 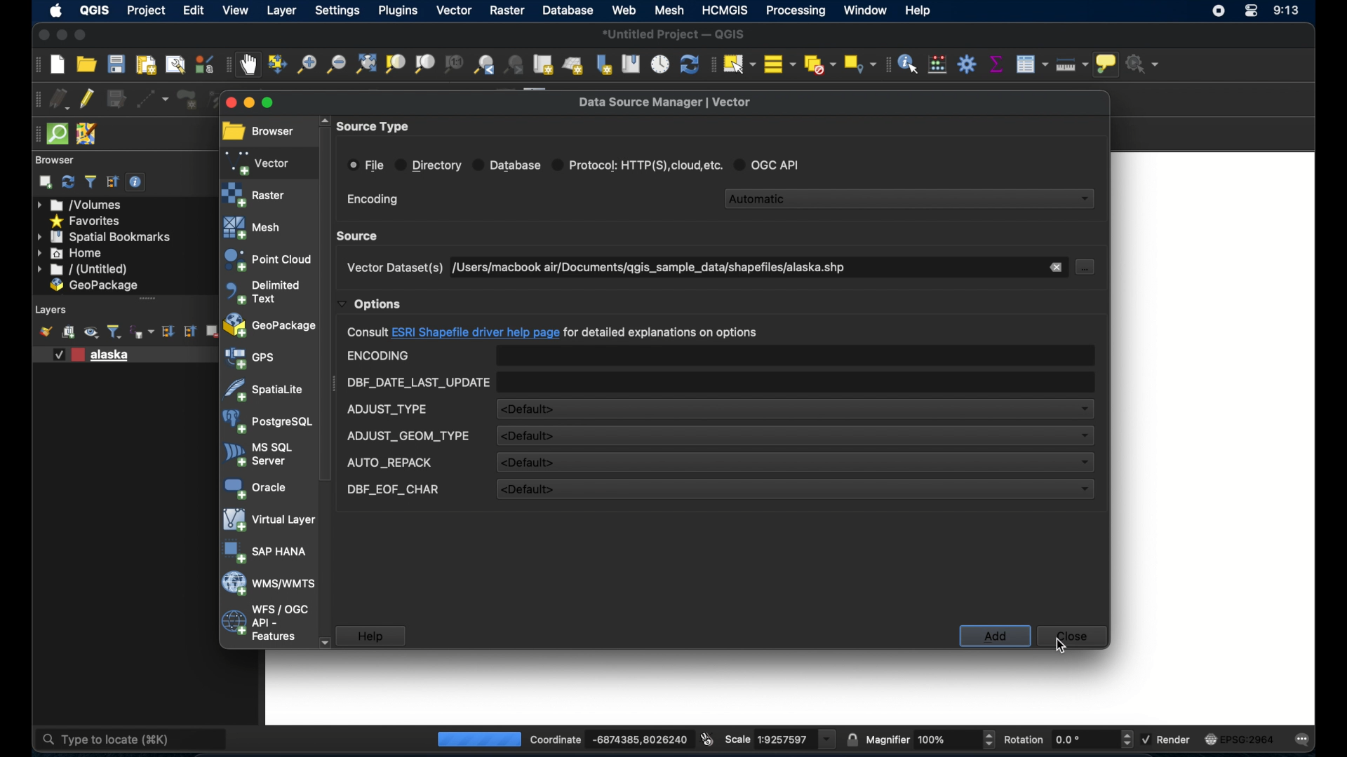 I want to click on show layer styling panel, so click(x=45, y=332).